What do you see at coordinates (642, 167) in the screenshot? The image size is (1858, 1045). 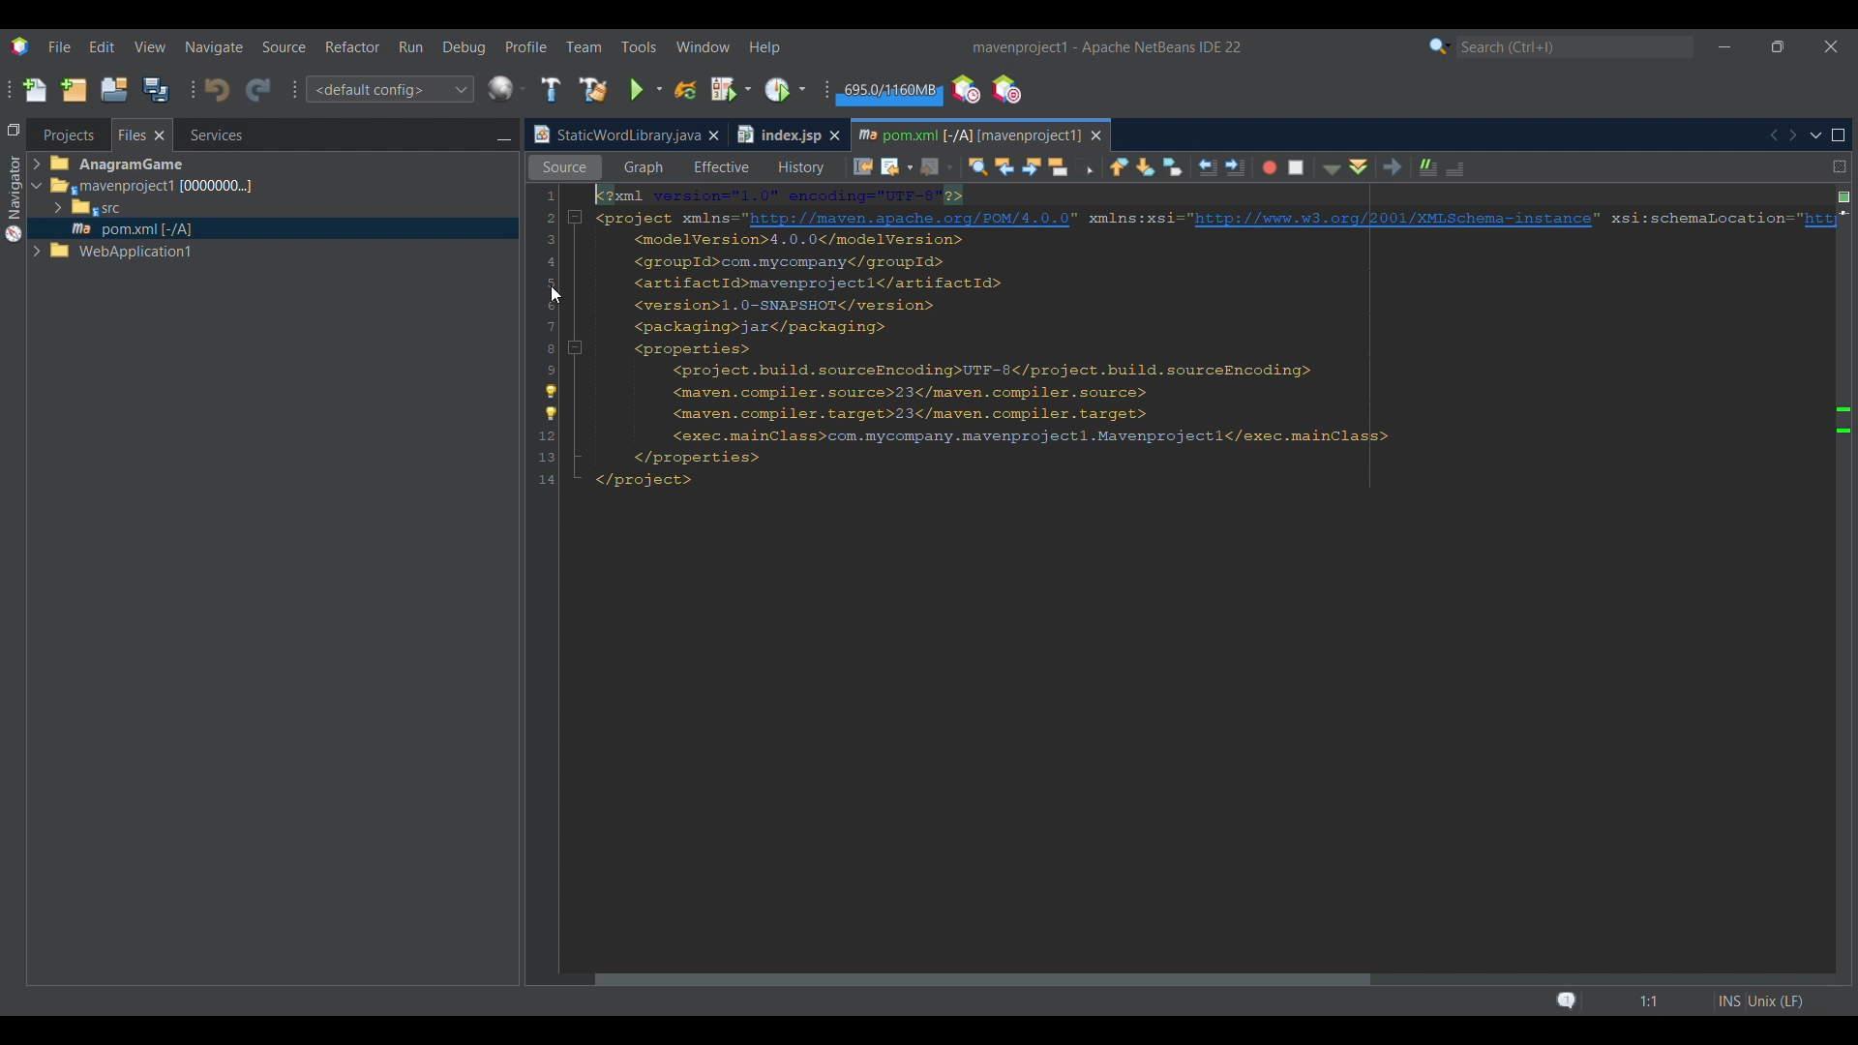 I see `Graph view` at bounding box center [642, 167].